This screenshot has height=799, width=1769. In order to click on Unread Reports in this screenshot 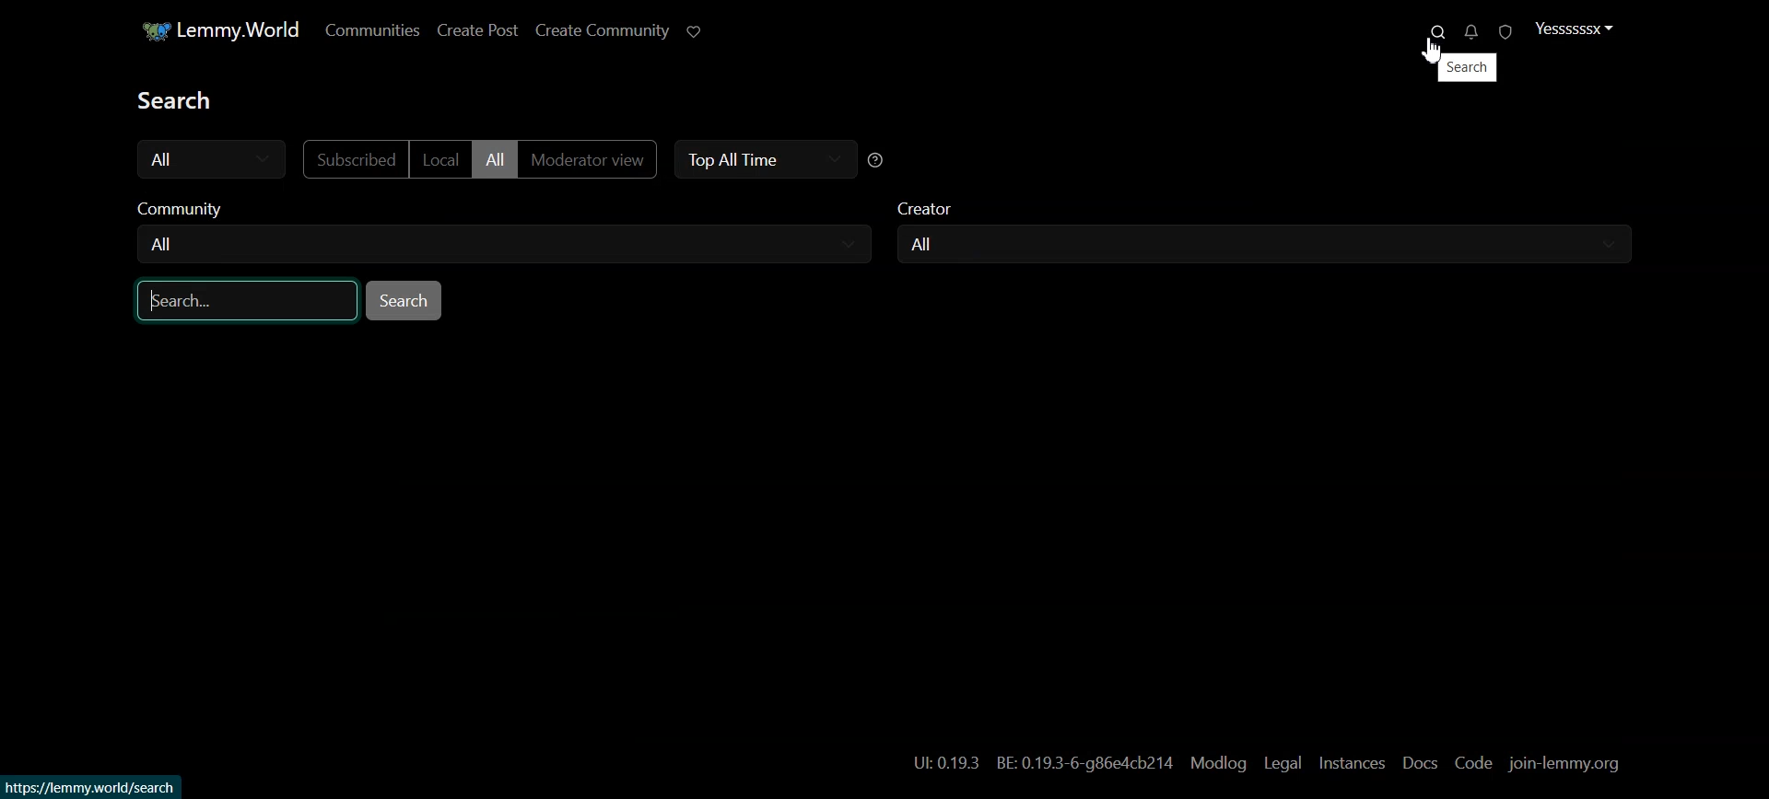, I will do `click(1495, 31)`.